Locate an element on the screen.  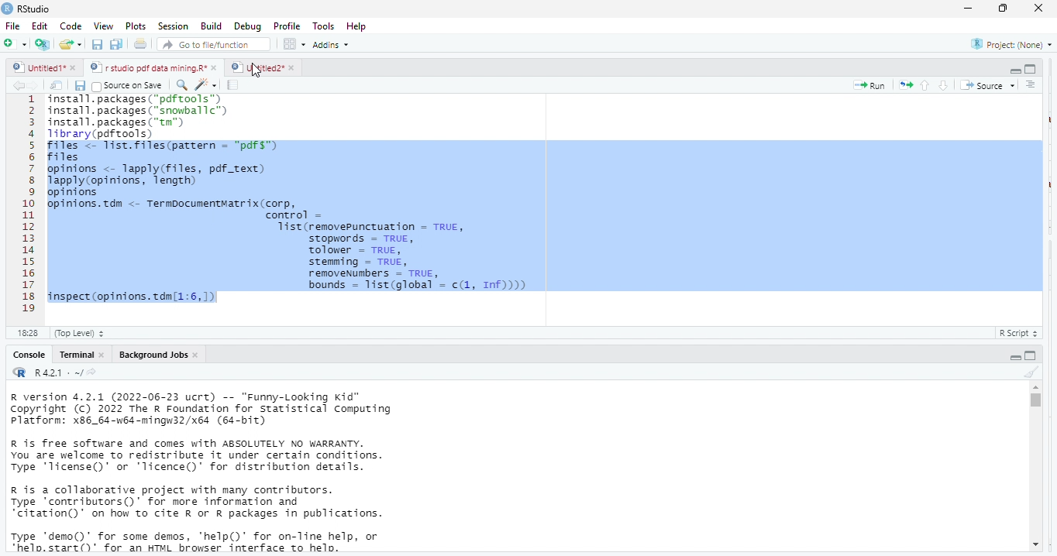
untitled 2 is located at coordinates (256, 67).